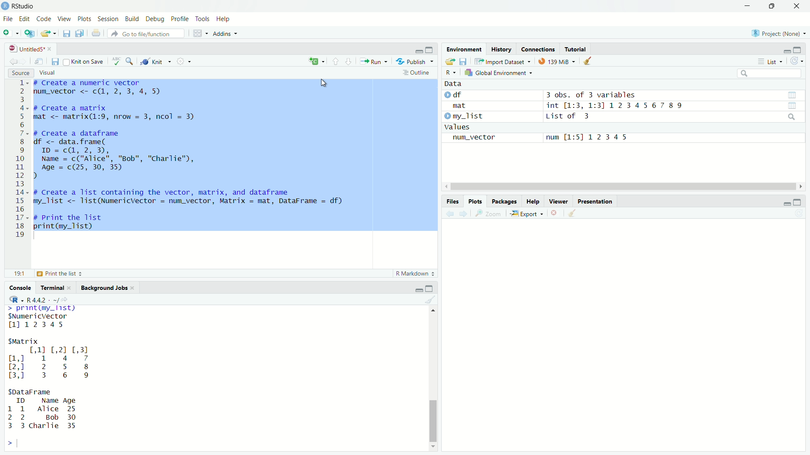 The height and width of the screenshot is (455, 810). What do you see at coordinates (416, 62) in the screenshot?
I see `Publish ~` at bounding box center [416, 62].